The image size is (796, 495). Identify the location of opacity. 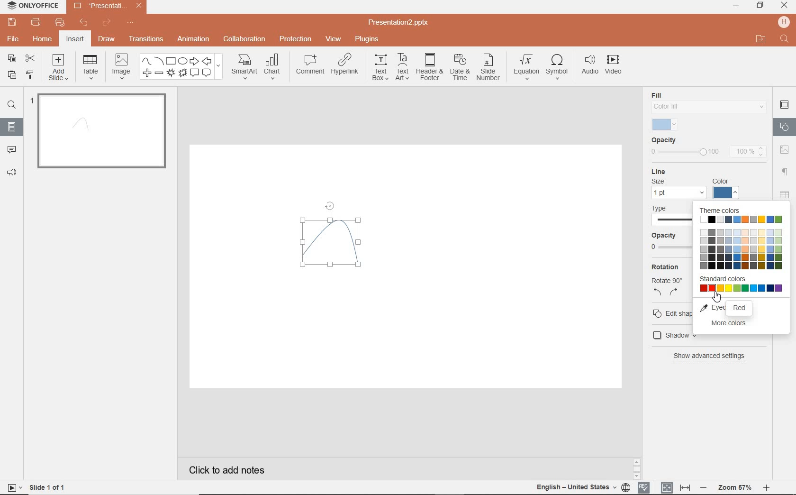
(671, 244).